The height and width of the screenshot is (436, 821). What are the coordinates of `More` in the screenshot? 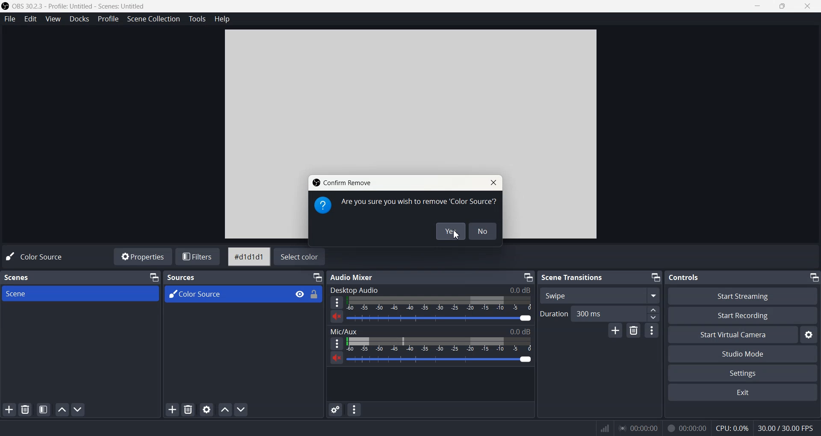 It's located at (337, 303).